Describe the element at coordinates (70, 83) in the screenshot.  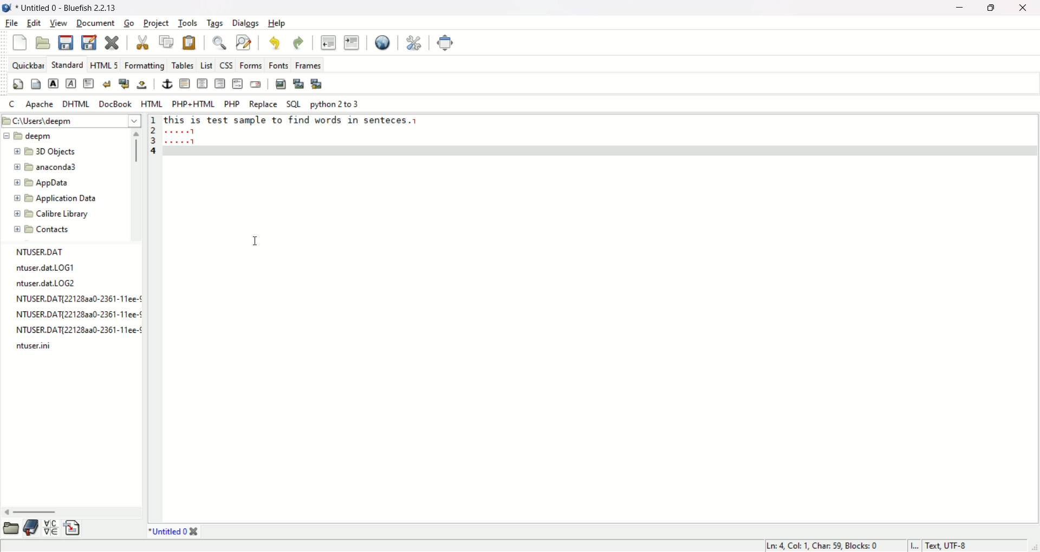
I see `emphasis` at that location.